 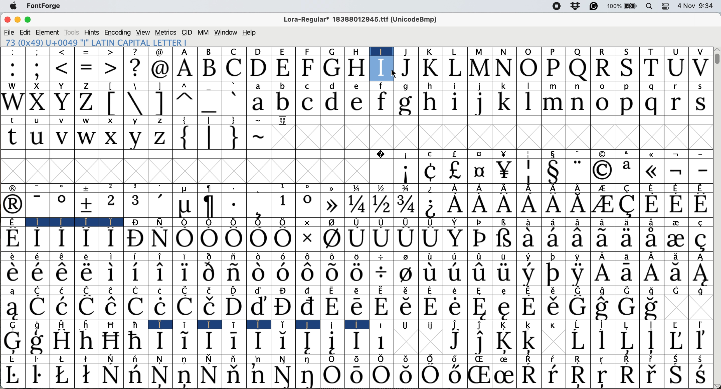 What do you see at coordinates (479, 154) in the screenshot?
I see `symbol` at bounding box center [479, 154].